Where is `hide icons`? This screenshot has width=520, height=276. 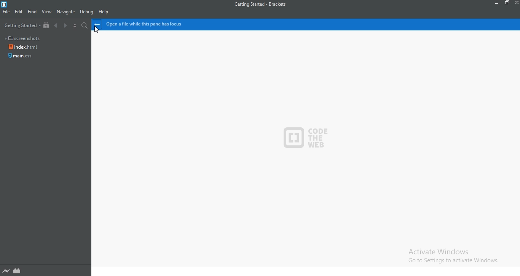
hide icons is located at coordinates (97, 25).